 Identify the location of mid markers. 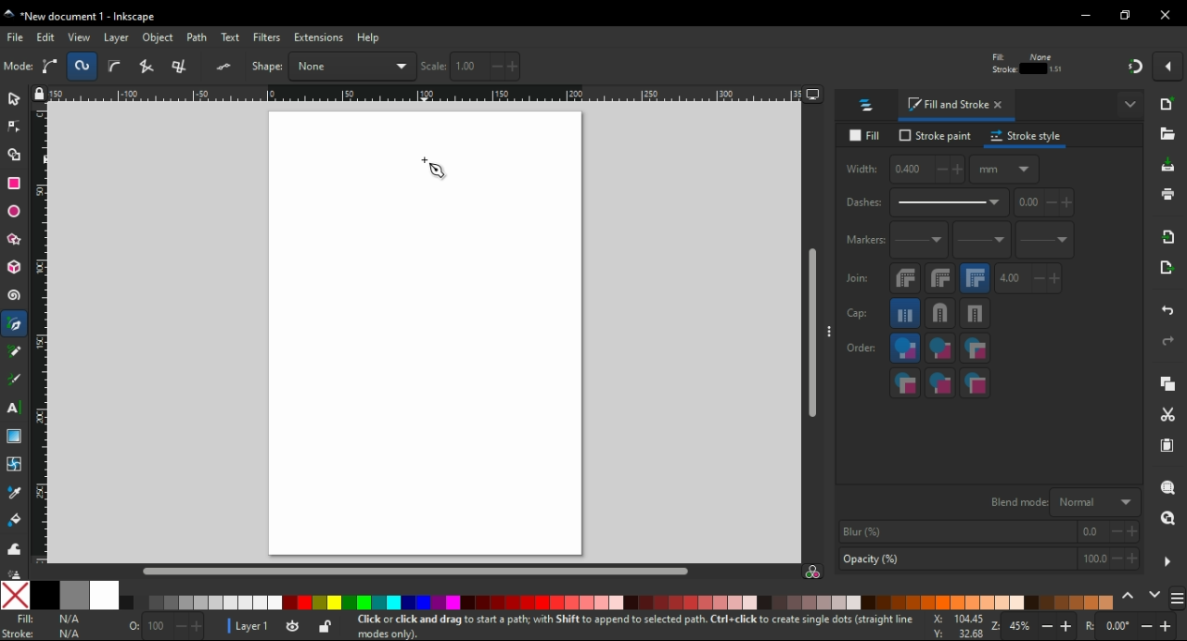
(981, 241).